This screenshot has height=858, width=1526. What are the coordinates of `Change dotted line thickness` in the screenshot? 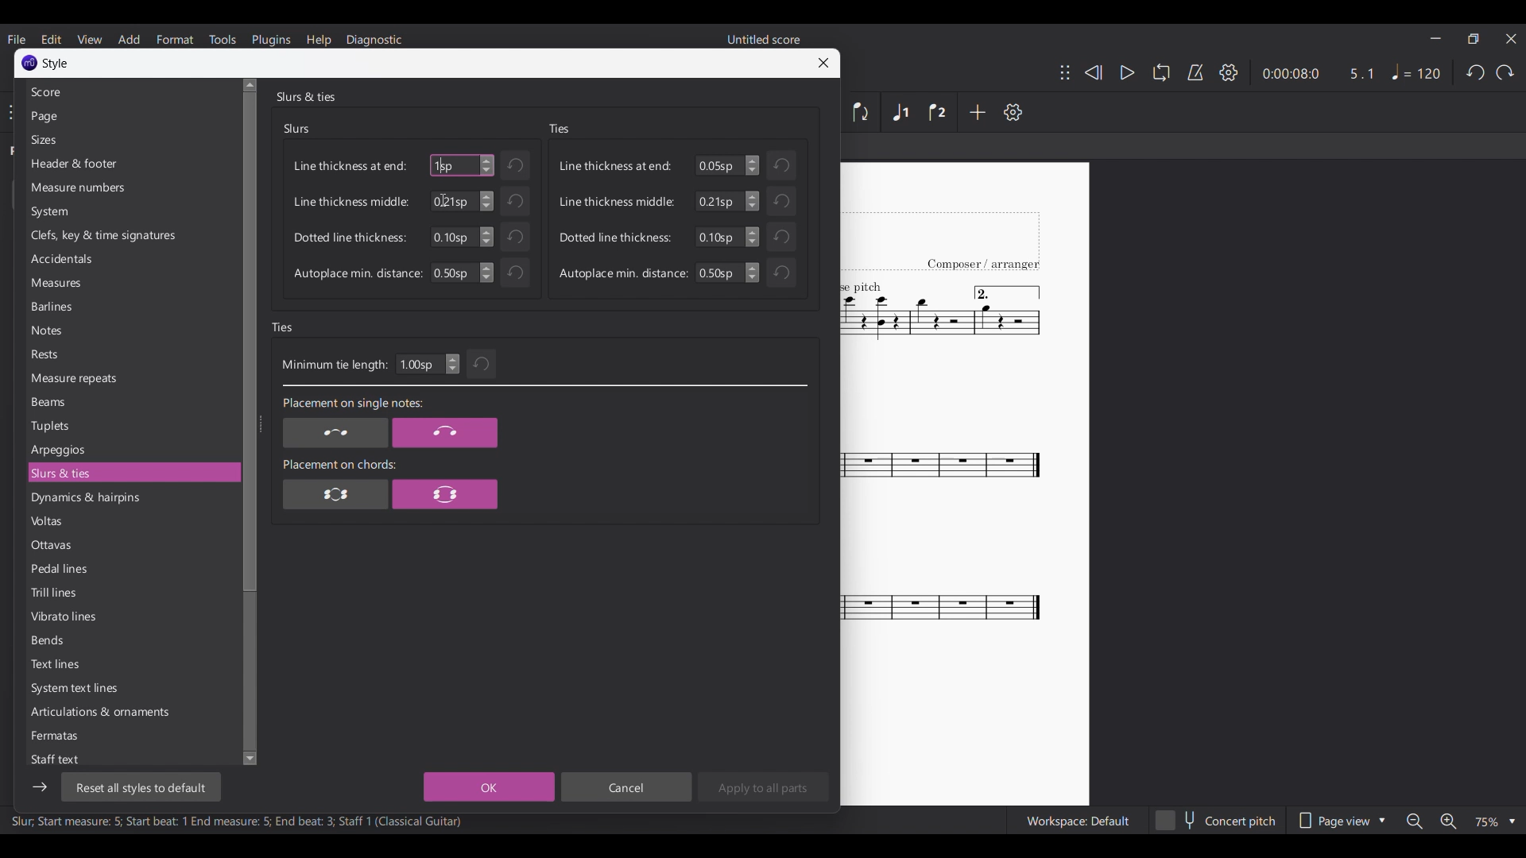 It's located at (753, 237).